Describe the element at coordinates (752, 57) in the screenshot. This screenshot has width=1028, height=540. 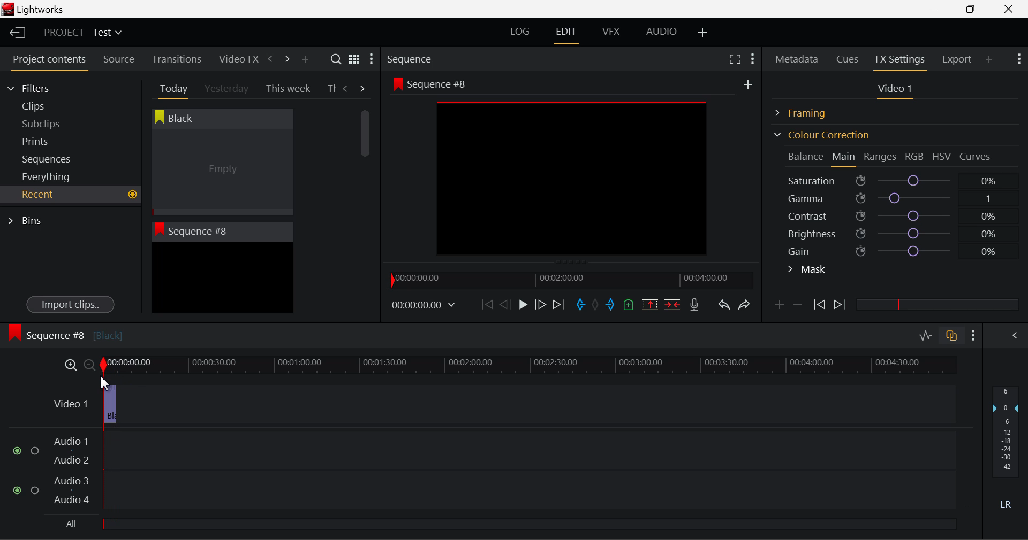
I see `Show Settings` at that location.